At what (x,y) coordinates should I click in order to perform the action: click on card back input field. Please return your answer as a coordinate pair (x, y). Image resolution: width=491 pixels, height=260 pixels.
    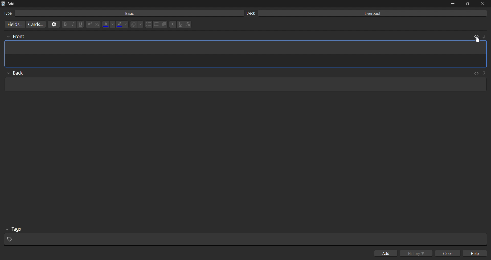
    Looking at the image, I should click on (244, 84).